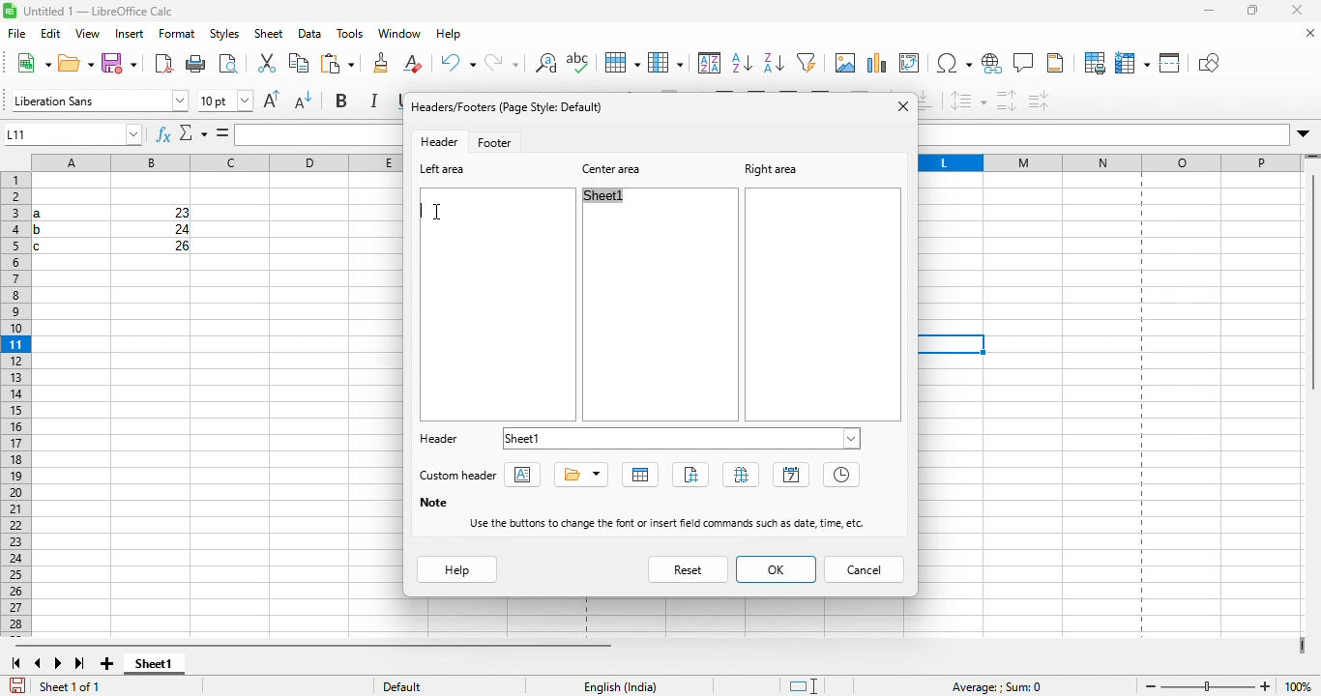 The height and width of the screenshot is (696, 1321). What do you see at coordinates (267, 65) in the screenshot?
I see `copy` at bounding box center [267, 65].